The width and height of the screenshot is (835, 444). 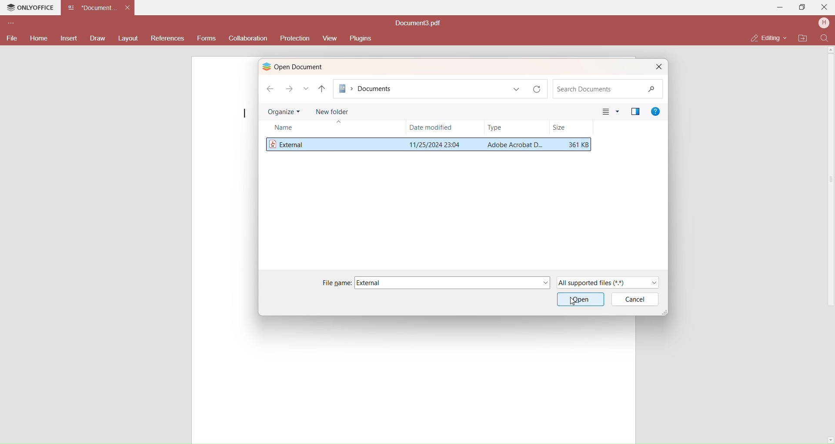 I want to click on Type, so click(x=496, y=127).